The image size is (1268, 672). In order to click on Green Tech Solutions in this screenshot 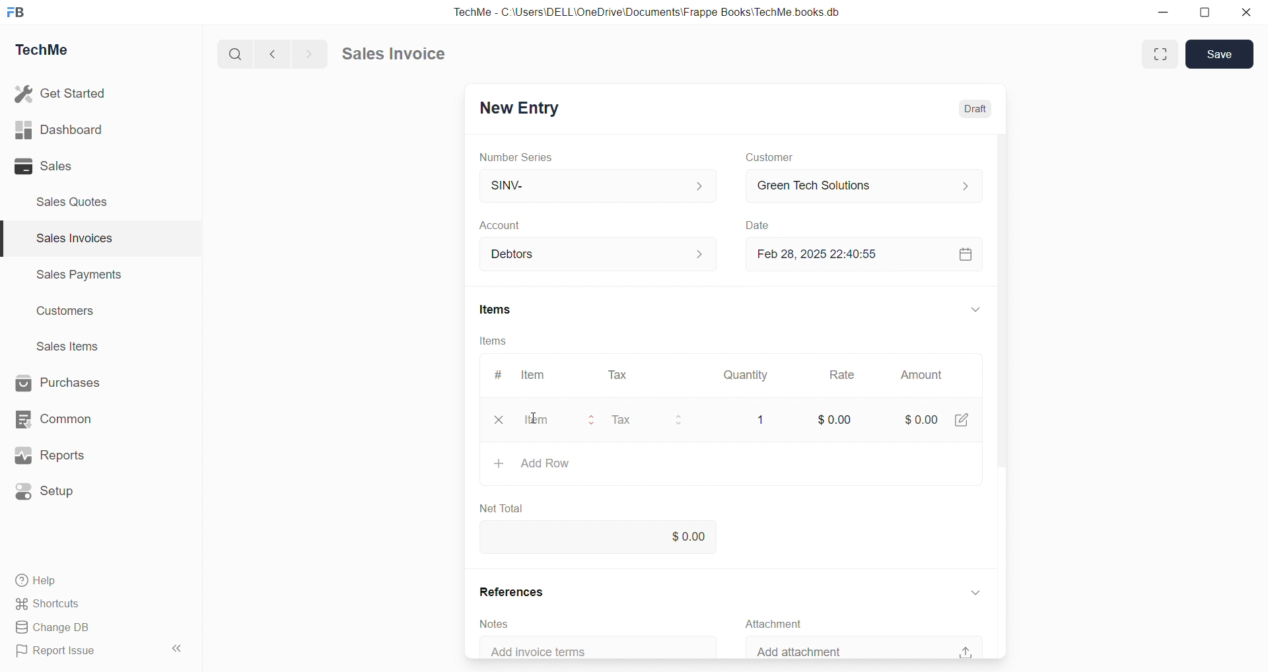, I will do `click(866, 185)`.